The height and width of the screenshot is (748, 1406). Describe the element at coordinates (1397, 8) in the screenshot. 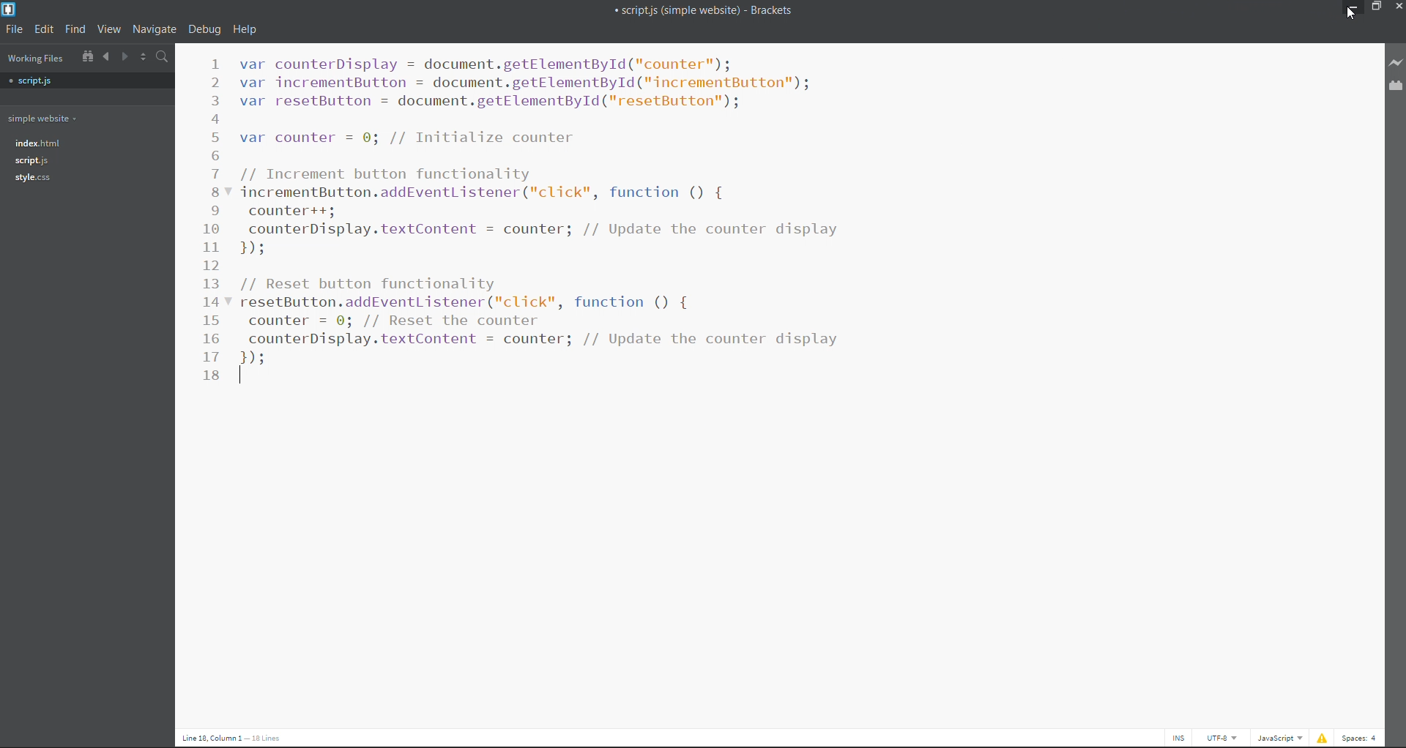

I see `close` at that location.